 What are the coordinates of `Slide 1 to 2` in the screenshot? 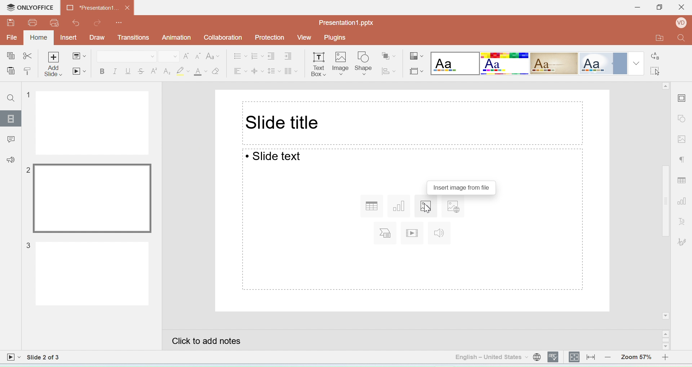 It's located at (44, 357).